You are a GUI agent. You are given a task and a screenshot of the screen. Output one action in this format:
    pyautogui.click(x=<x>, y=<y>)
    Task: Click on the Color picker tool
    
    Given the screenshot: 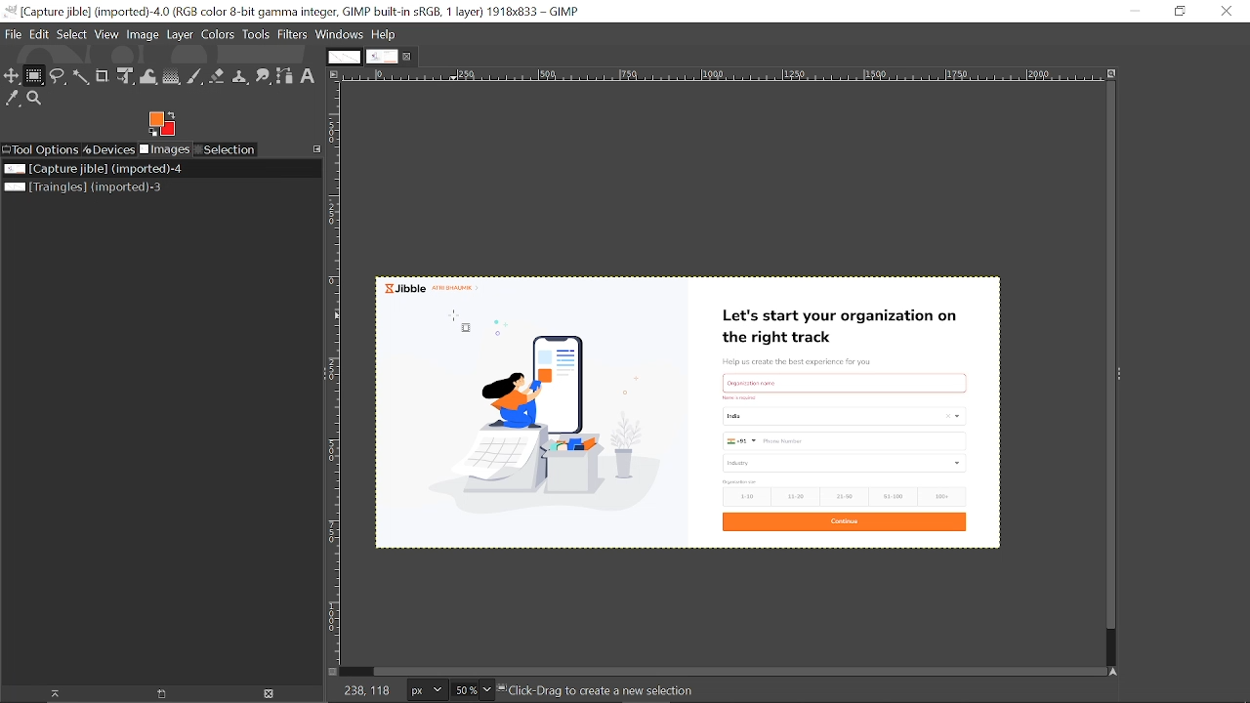 What is the action you would take?
    pyautogui.click(x=11, y=102)
    